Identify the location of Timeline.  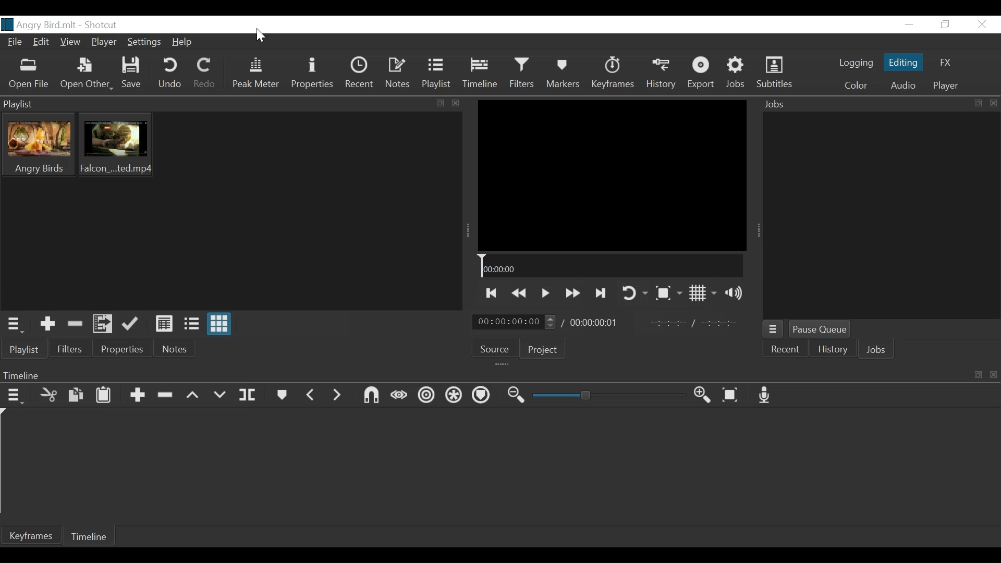
(93, 536).